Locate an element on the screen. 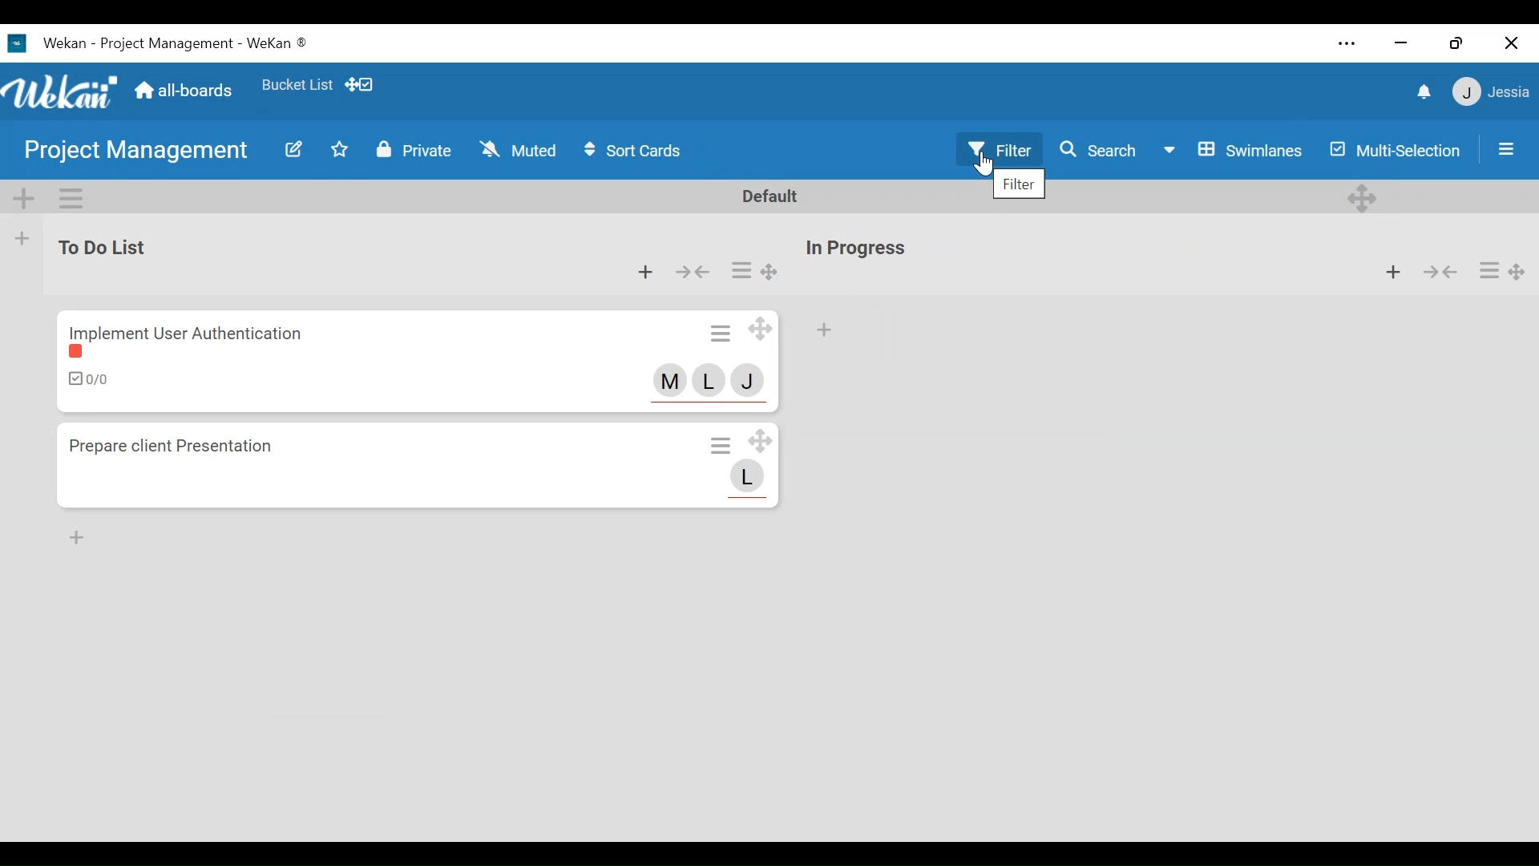  wekan icon is located at coordinates (15, 42).